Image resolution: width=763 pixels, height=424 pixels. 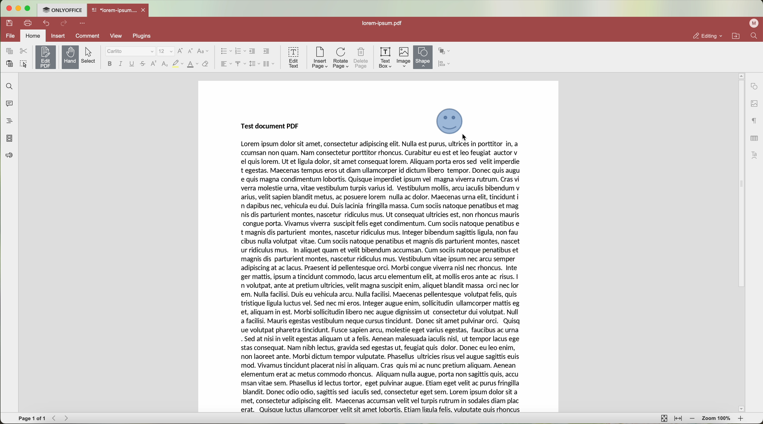 What do you see at coordinates (144, 65) in the screenshot?
I see `strikethrough` at bounding box center [144, 65].